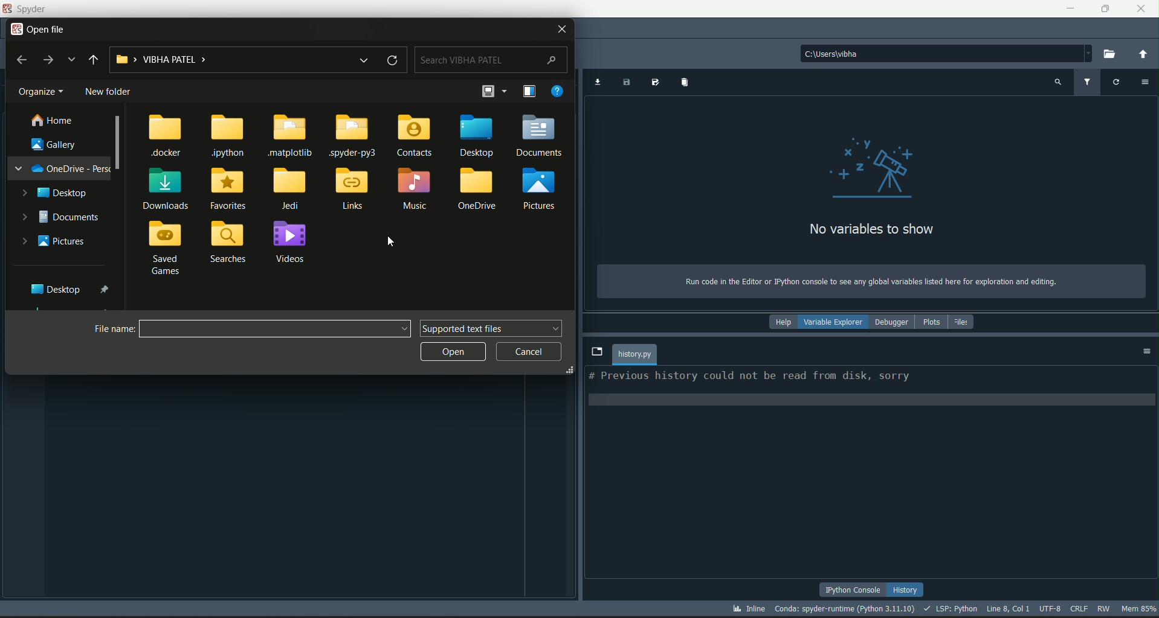 This screenshot has height=618, width=1159. I want to click on browse tabs, so click(596, 352).